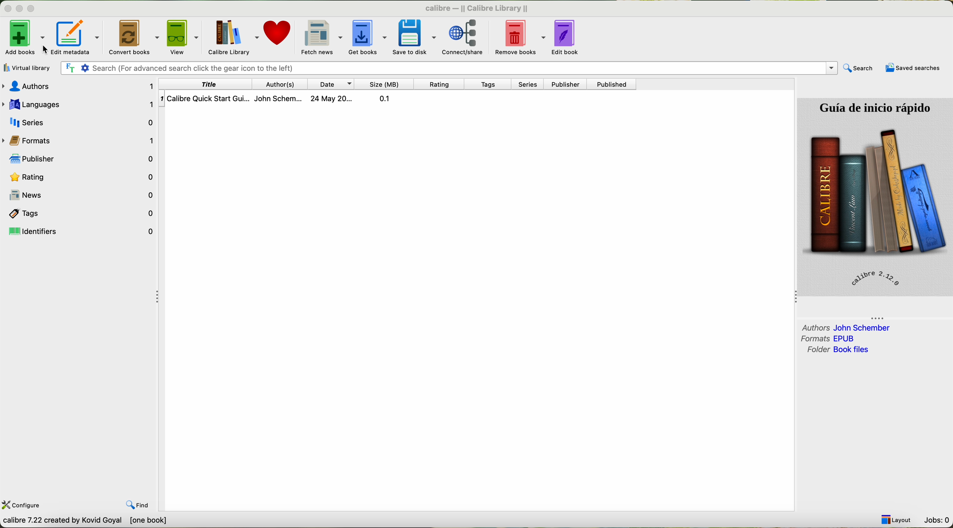 The image size is (953, 528). I want to click on folder, so click(837, 350).